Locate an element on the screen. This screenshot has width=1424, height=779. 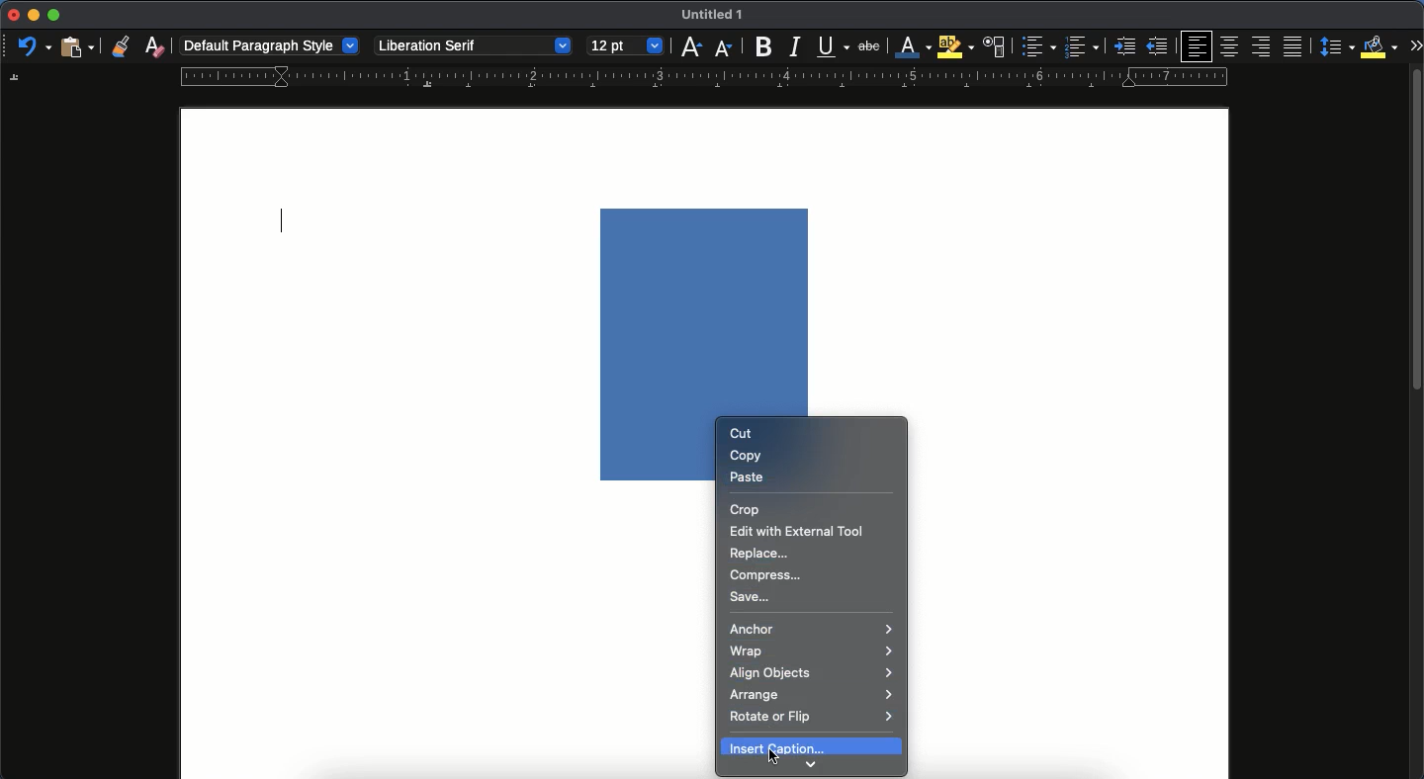
left align is located at coordinates (1195, 47).